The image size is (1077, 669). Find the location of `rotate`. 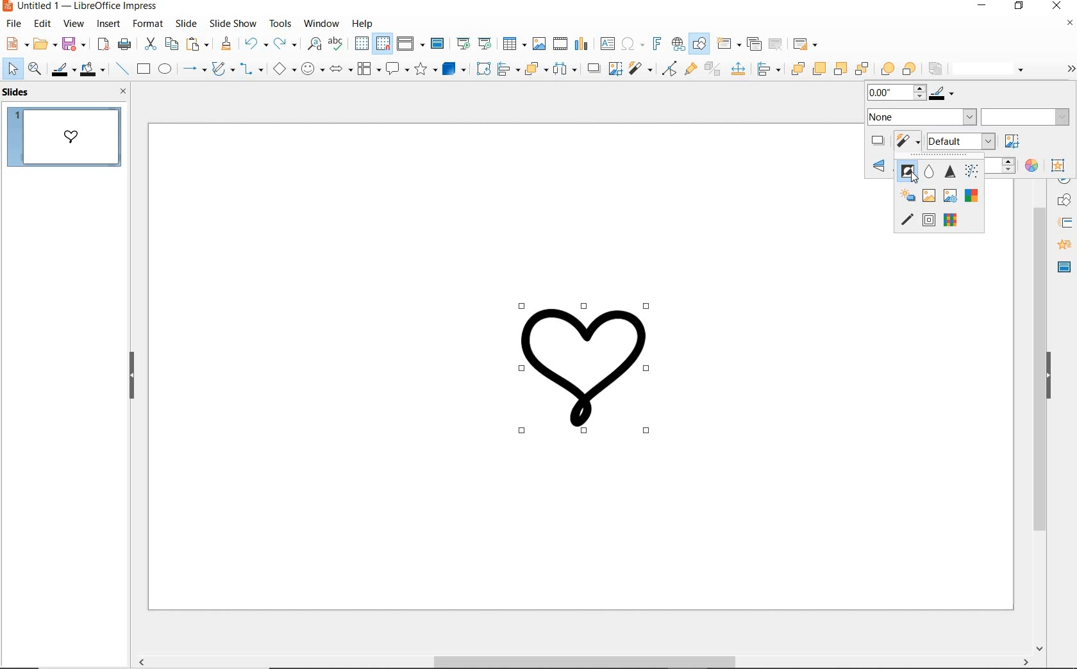

rotate is located at coordinates (483, 69).